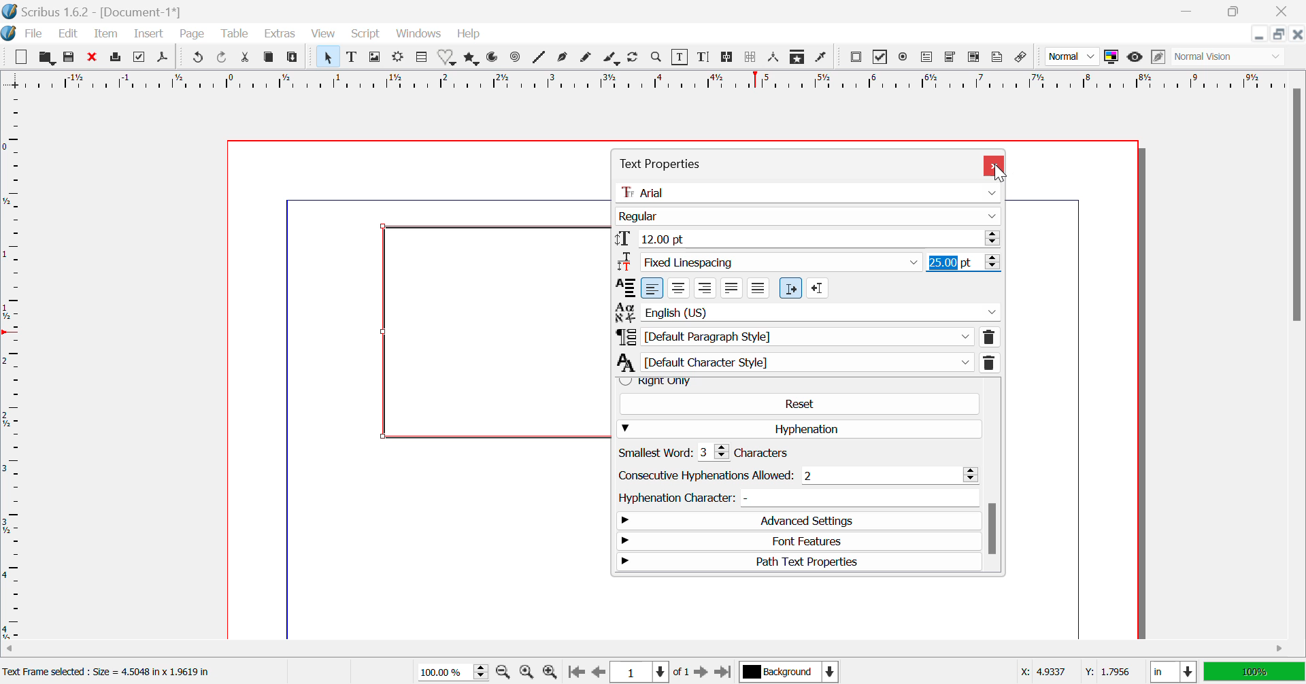  Describe the element at coordinates (235, 35) in the screenshot. I see `Table` at that location.